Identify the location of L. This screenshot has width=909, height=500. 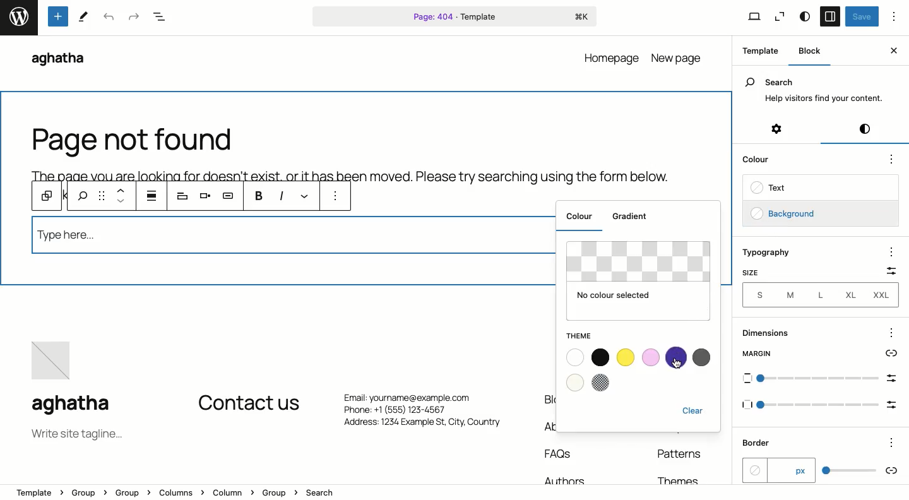
(821, 294).